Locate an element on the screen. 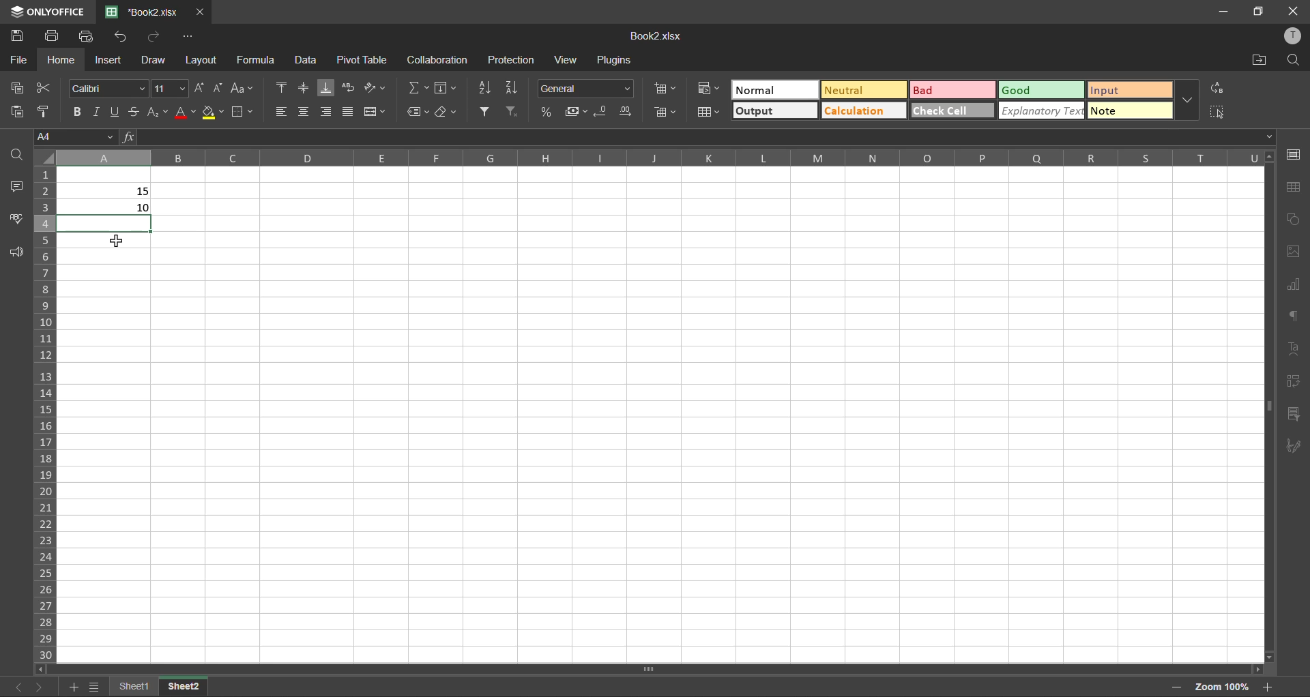 The height and width of the screenshot is (697, 1310). Zoom factor is located at coordinates (1221, 685).